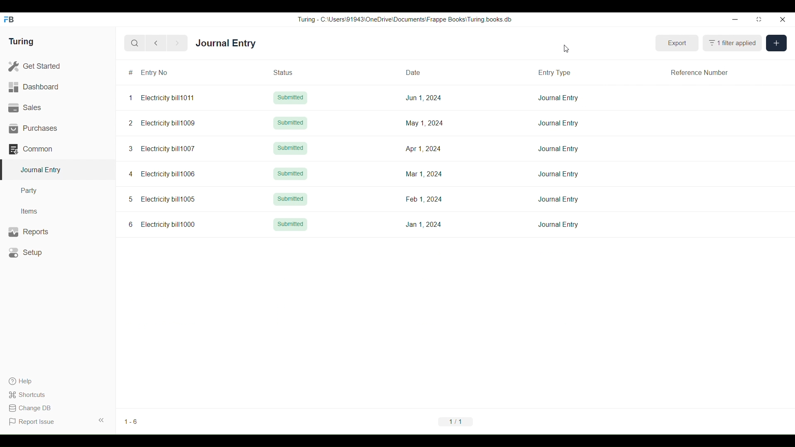 The image size is (795, 447). Describe the element at coordinates (32, 408) in the screenshot. I see `Change DB` at that location.